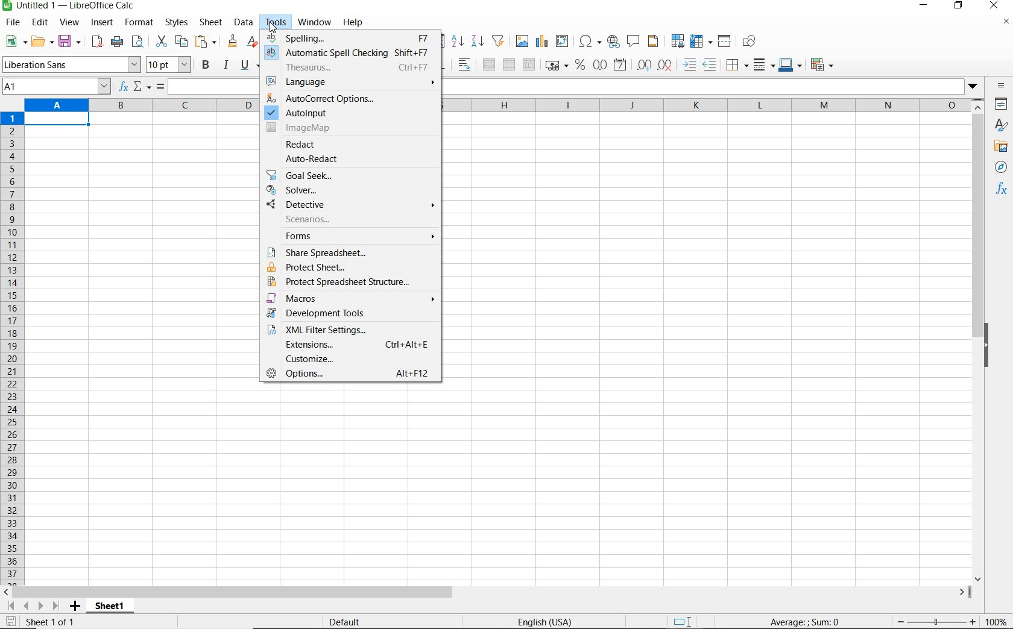 The image size is (1013, 629). I want to click on window, so click(314, 23).